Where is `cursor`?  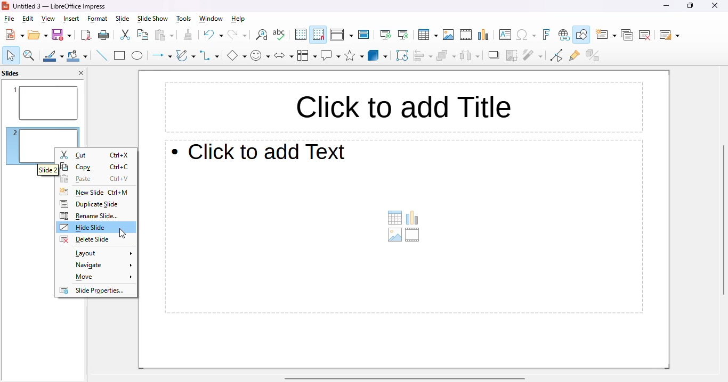
cursor is located at coordinates (124, 234).